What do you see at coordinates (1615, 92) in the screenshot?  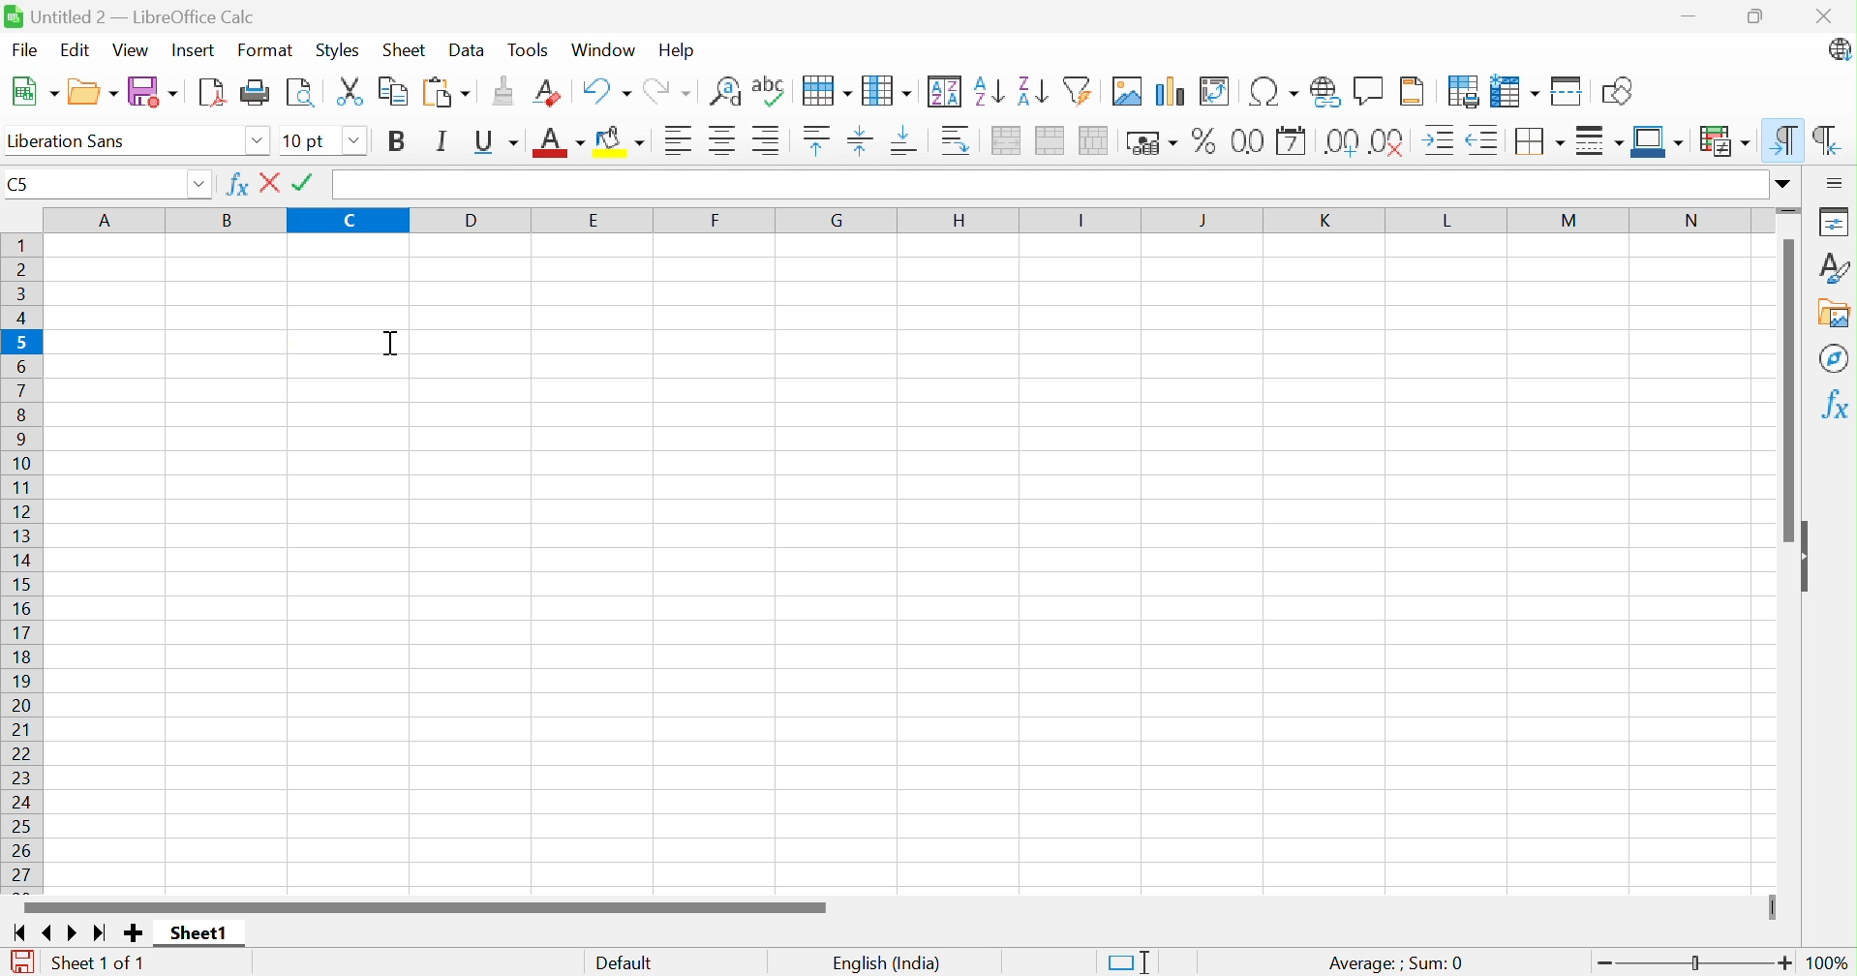 I see `Show draw functions` at bounding box center [1615, 92].